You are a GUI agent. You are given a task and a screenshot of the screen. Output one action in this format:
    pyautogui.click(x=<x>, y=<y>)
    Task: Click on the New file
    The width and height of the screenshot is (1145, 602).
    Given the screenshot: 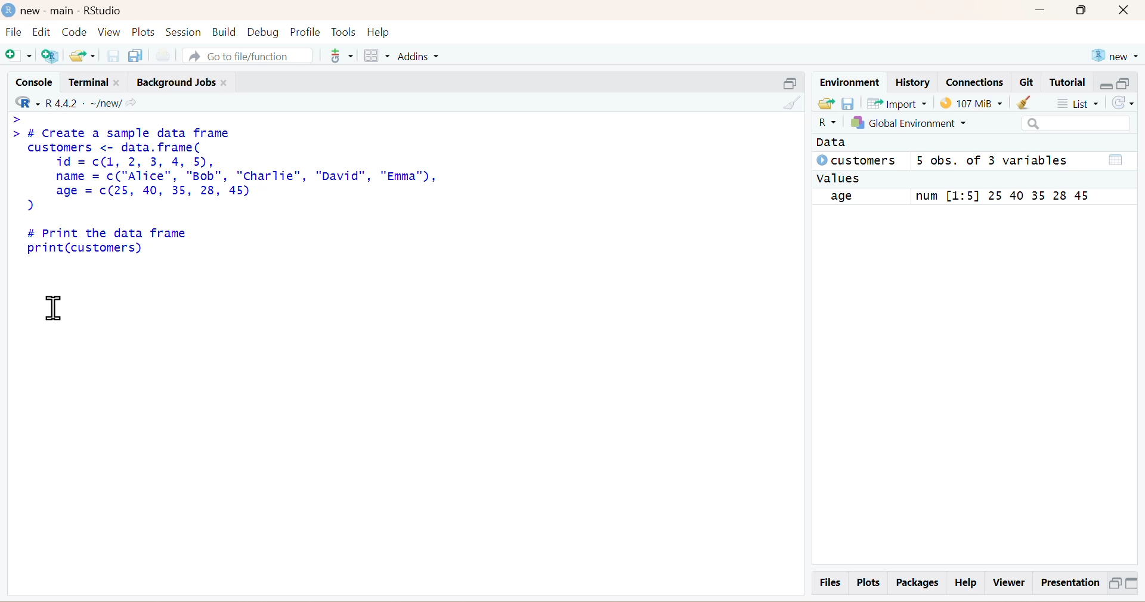 What is the action you would take?
    pyautogui.click(x=19, y=55)
    